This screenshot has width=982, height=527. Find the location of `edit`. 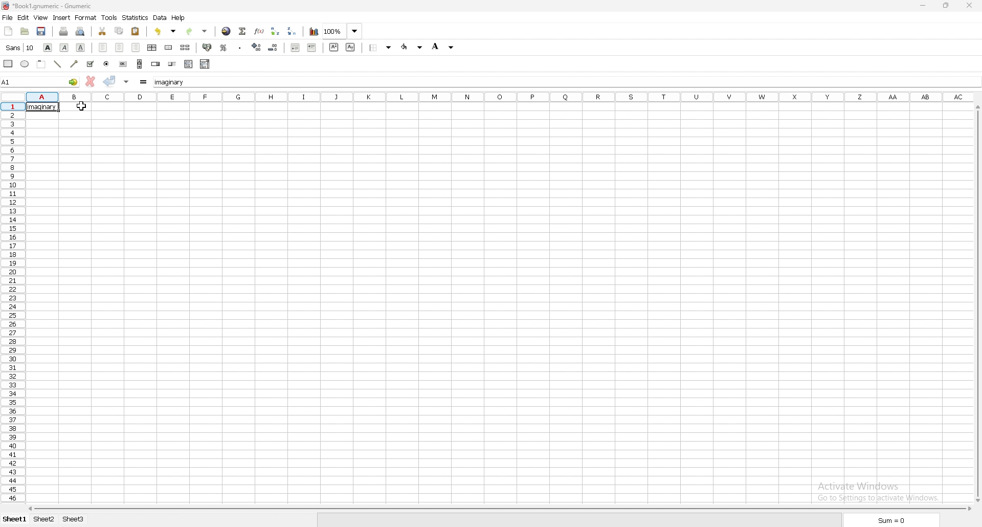

edit is located at coordinates (23, 17).